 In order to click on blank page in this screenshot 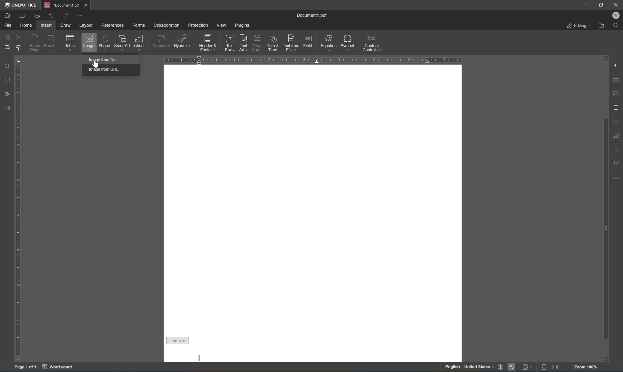, I will do `click(35, 43)`.